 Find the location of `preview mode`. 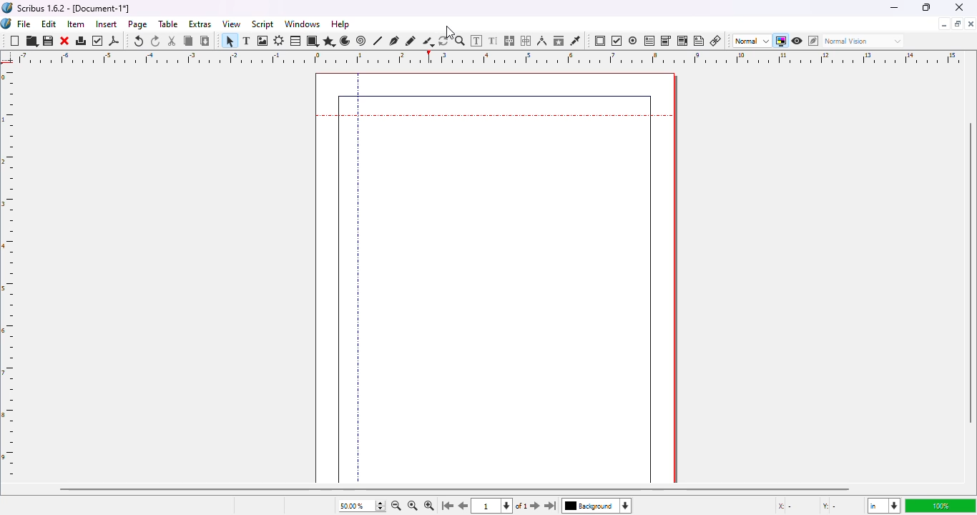

preview mode is located at coordinates (797, 40).